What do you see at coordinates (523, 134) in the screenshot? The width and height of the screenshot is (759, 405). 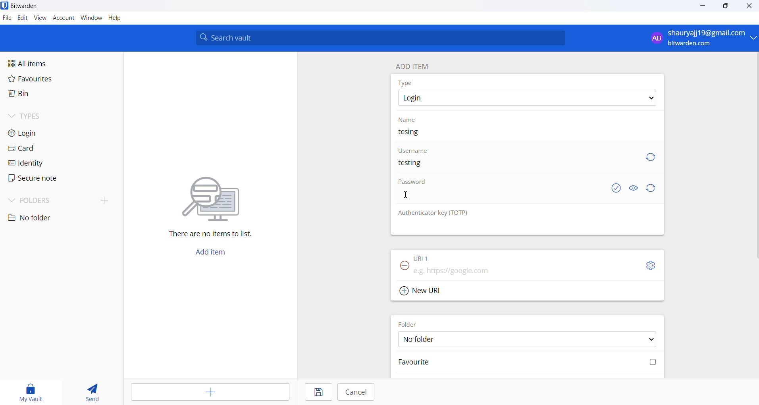 I see `Name text box` at bounding box center [523, 134].